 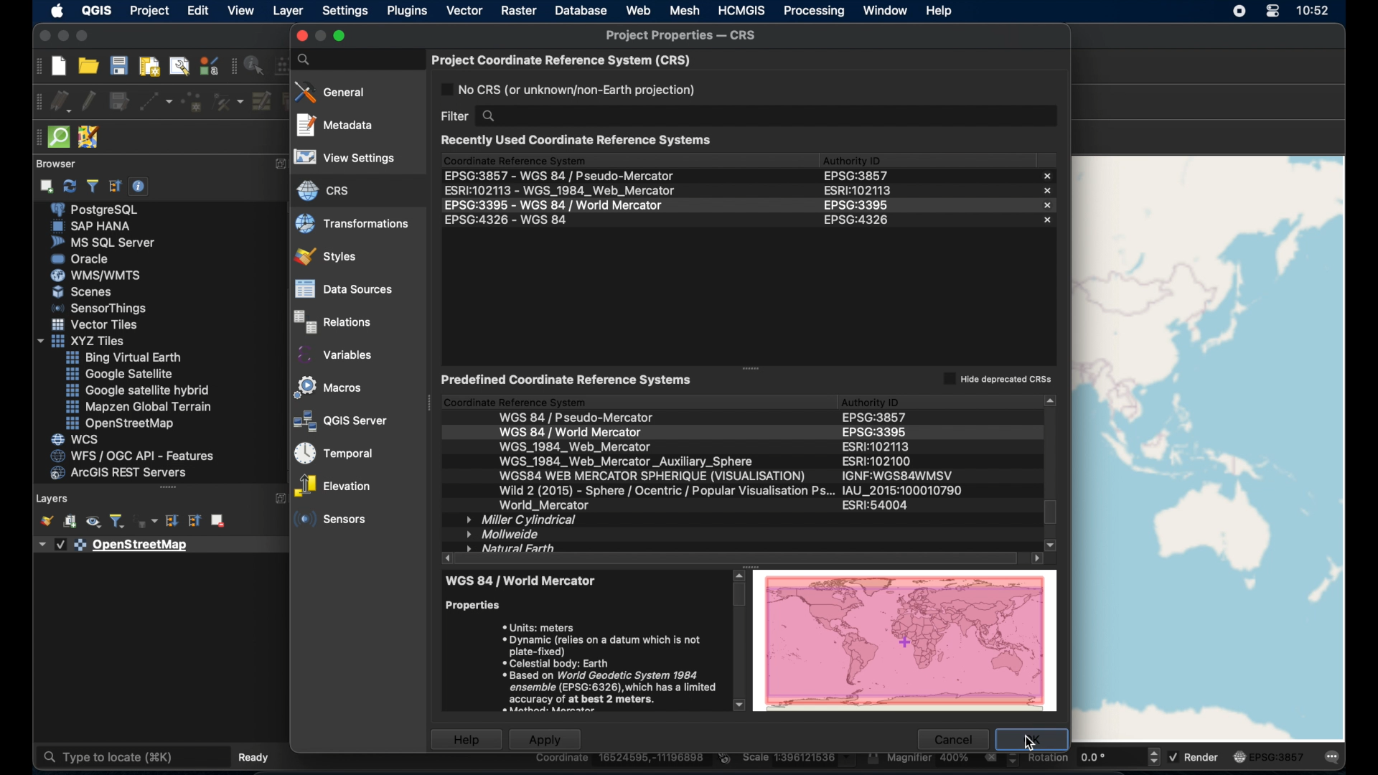 I want to click on render, so click(x=1194, y=756).